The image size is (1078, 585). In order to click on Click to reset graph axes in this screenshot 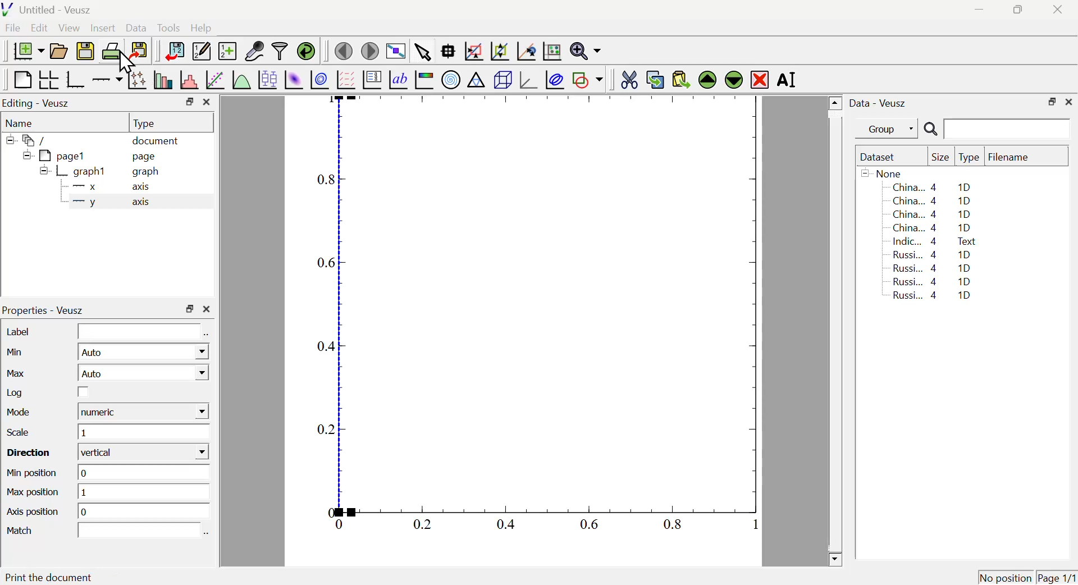, I will do `click(524, 52)`.